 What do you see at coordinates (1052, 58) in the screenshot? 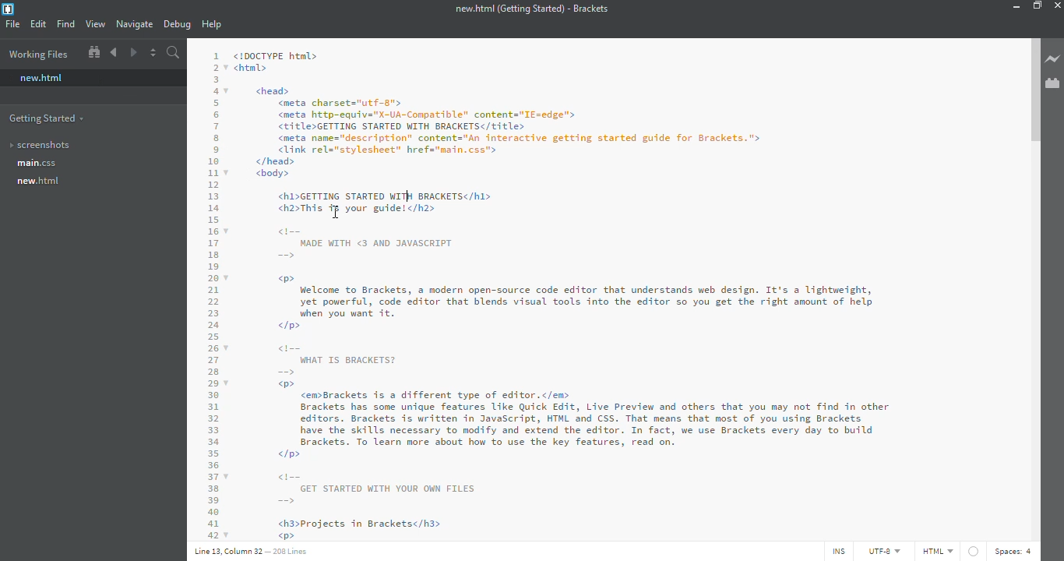
I see `live preview` at bounding box center [1052, 58].